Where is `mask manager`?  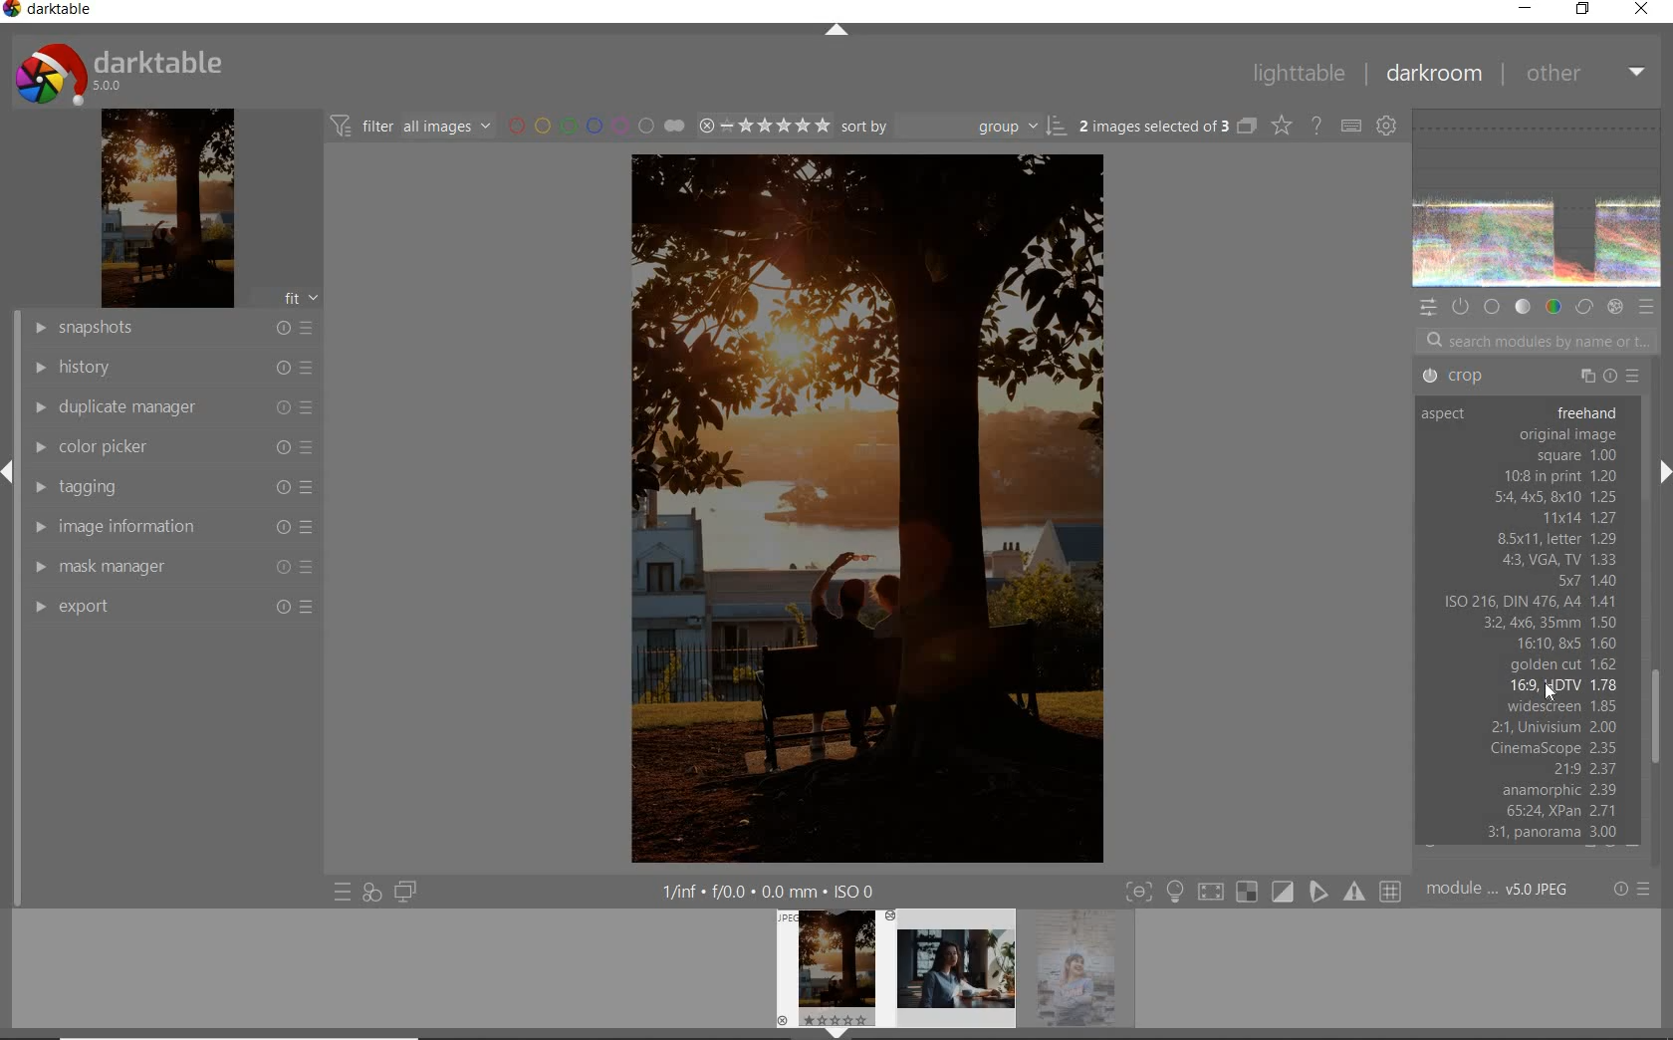 mask manager is located at coordinates (171, 566).